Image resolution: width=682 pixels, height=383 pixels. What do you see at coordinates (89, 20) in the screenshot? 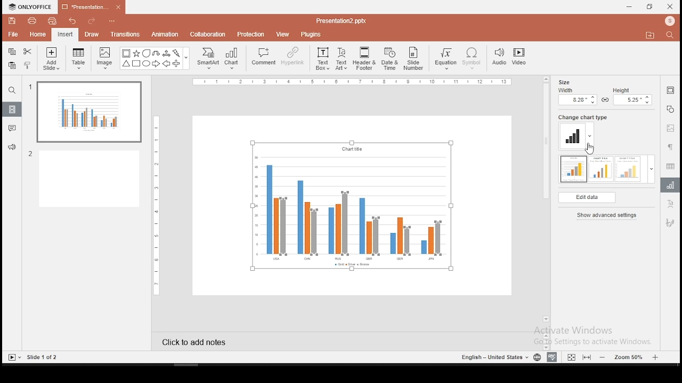
I see `redo` at bounding box center [89, 20].